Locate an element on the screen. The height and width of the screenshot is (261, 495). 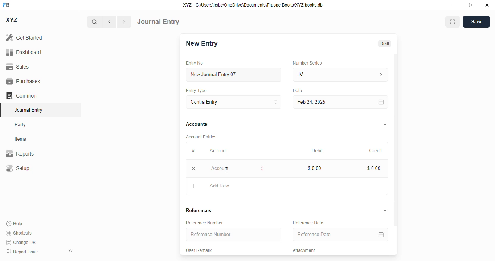
cursor is located at coordinates (227, 170).